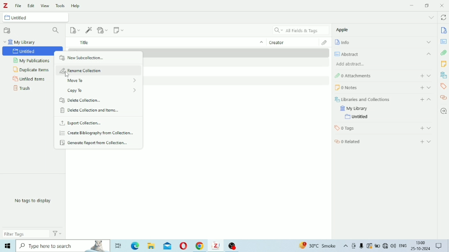  Describe the element at coordinates (345, 88) in the screenshot. I see `Notes` at that location.